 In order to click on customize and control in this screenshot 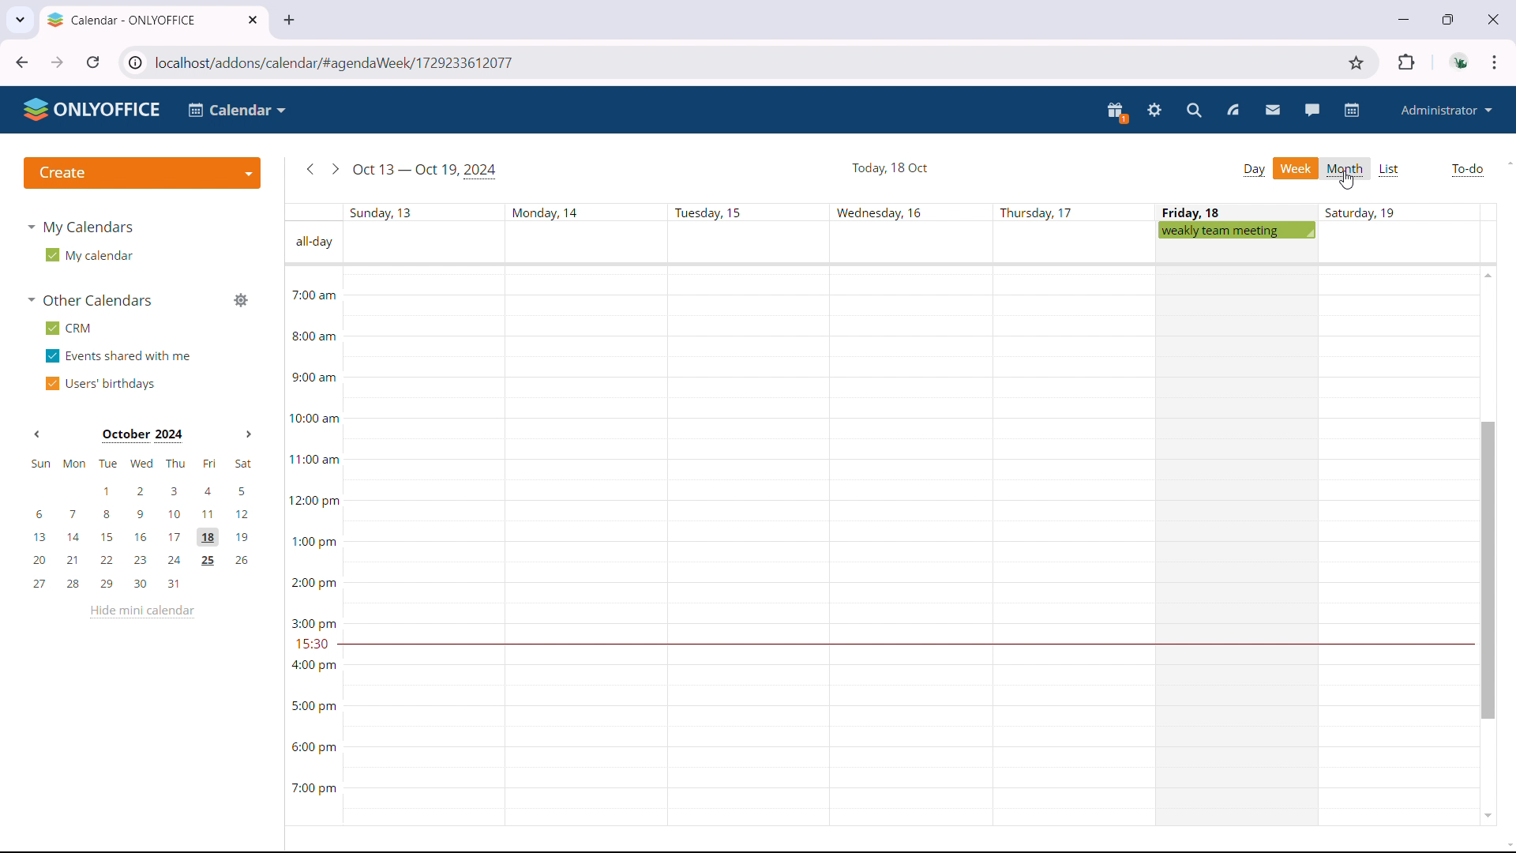, I will do `click(1495, 62)`.